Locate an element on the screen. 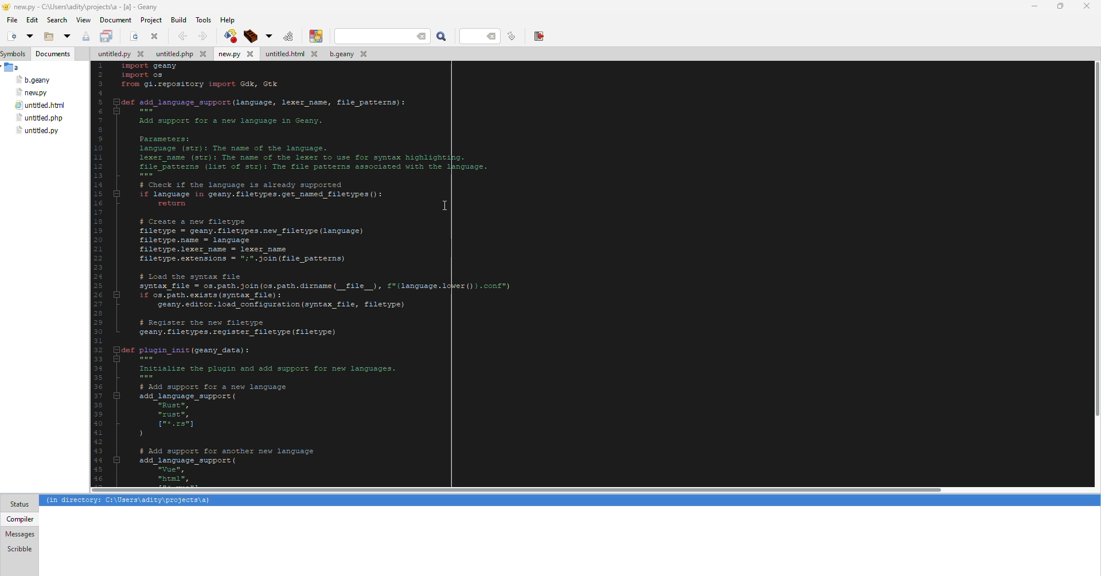 This screenshot has height=576, width=1101. search is located at coordinates (57, 20).